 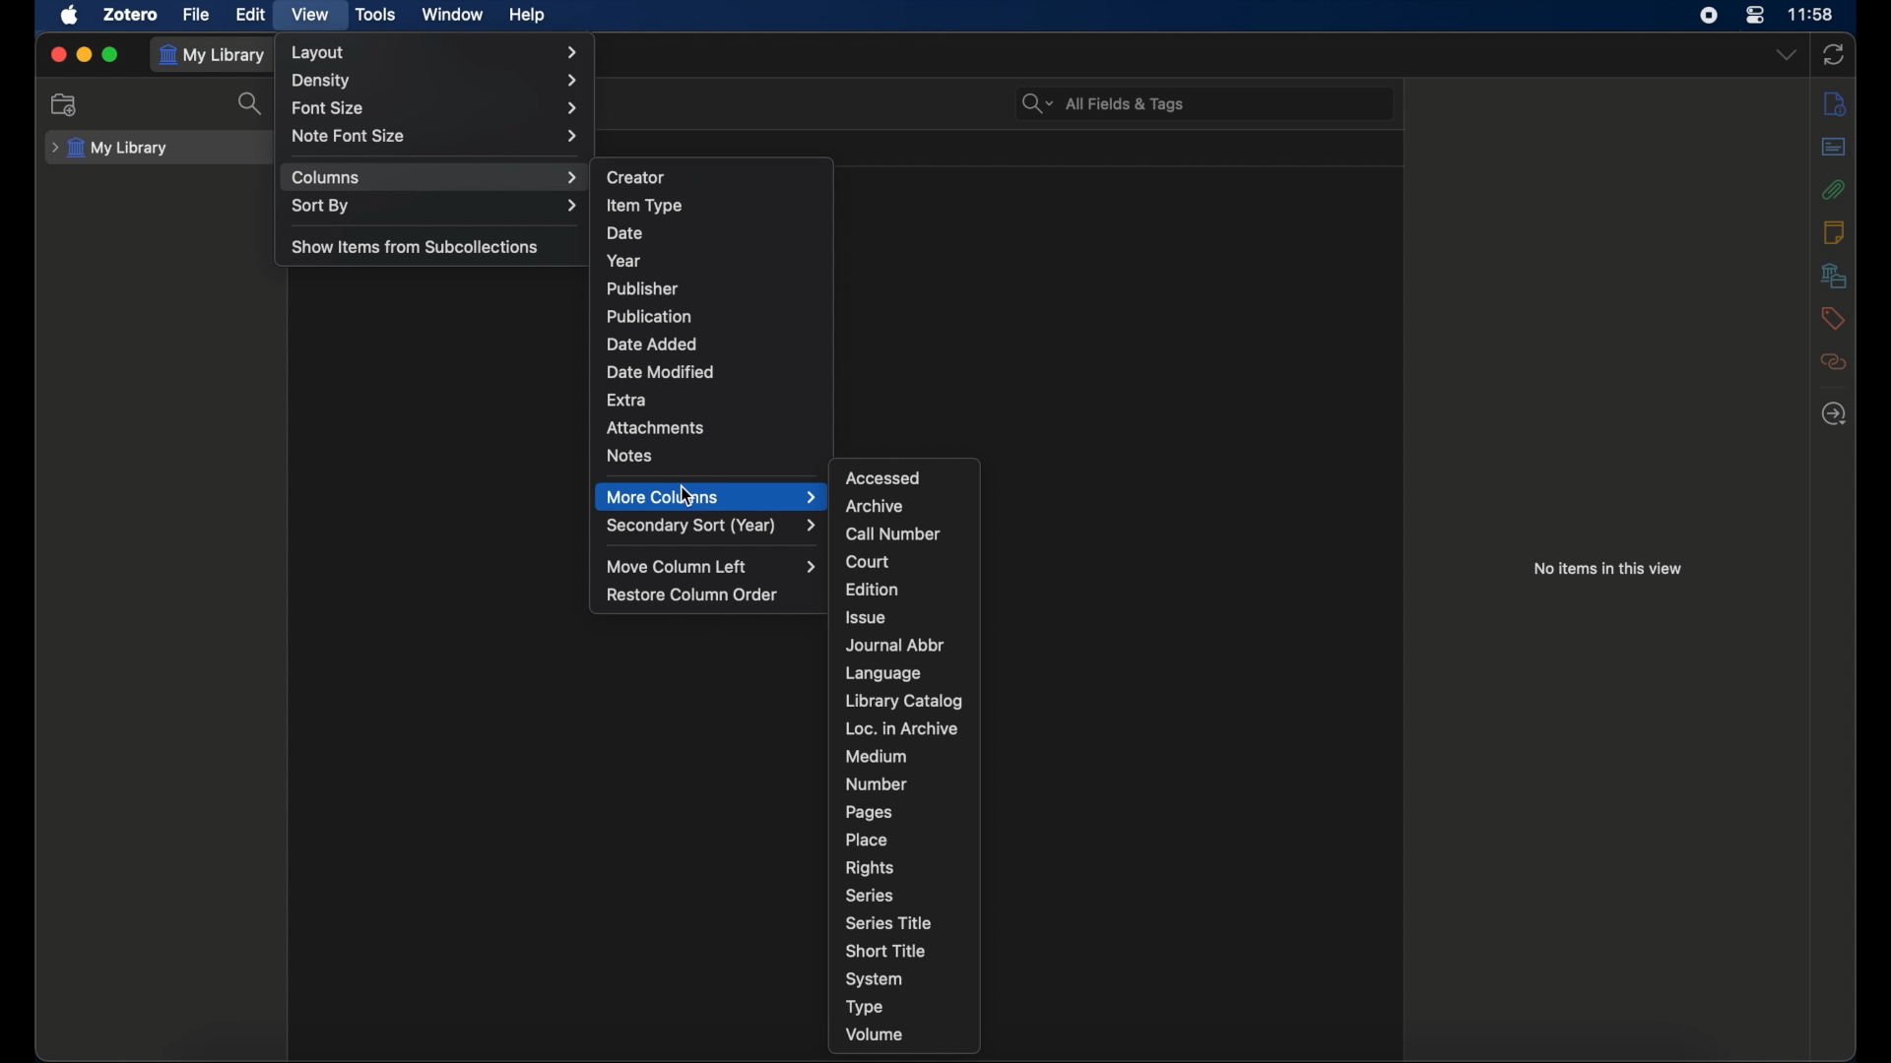 What do you see at coordinates (110, 55) in the screenshot?
I see `maximize` at bounding box center [110, 55].